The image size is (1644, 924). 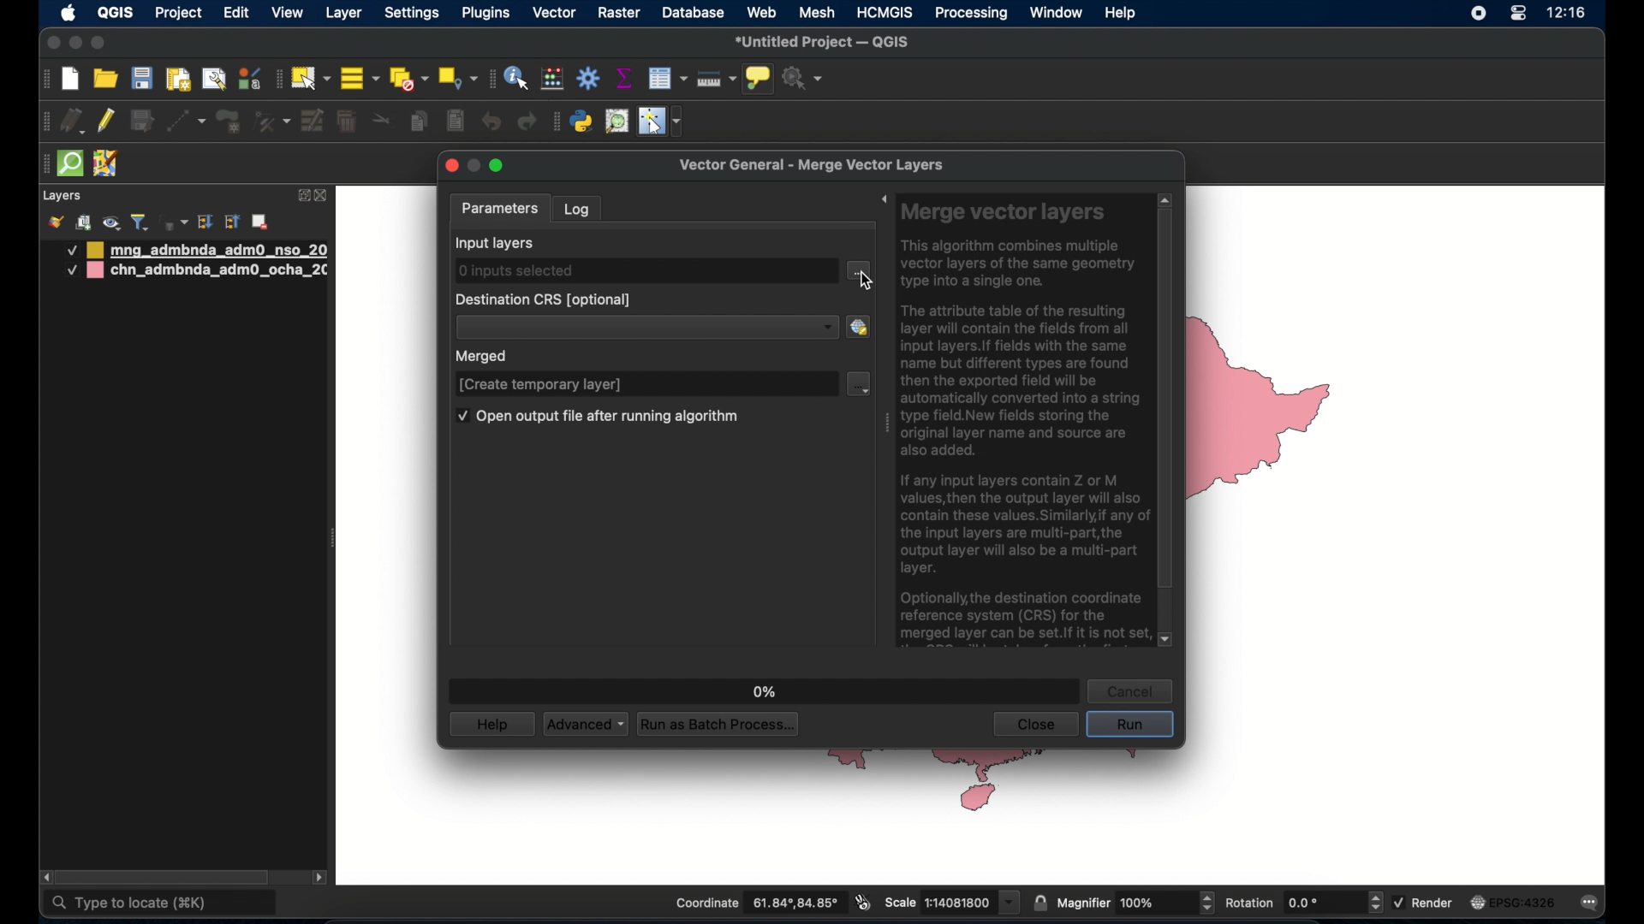 What do you see at coordinates (763, 12) in the screenshot?
I see `web` at bounding box center [763, 12].